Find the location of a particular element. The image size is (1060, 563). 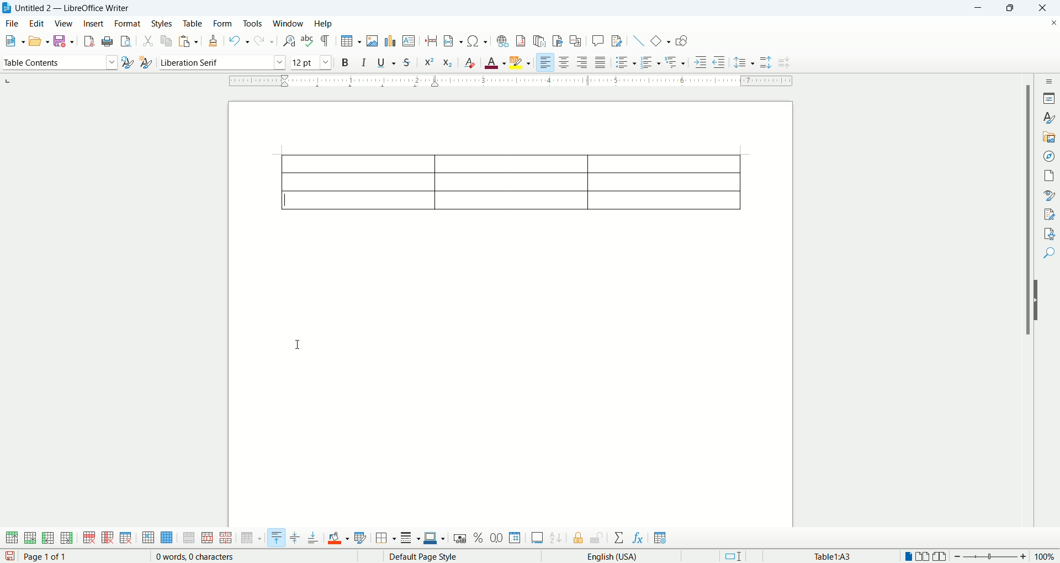

gallery is located at coordinates (1049, 138).